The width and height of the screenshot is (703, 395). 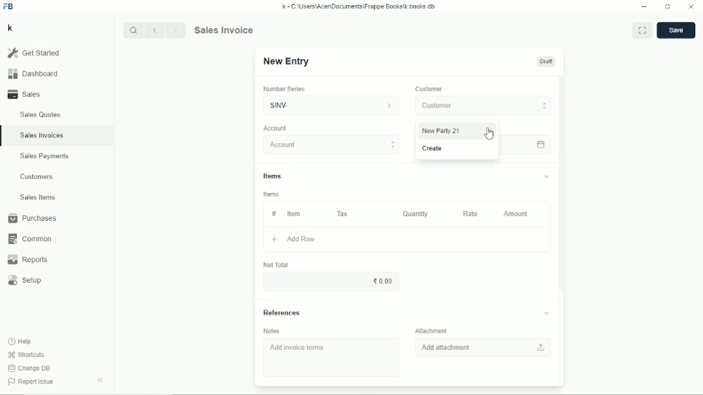 What do you see at coordinates (33, 73) in the screenshot?
I see `Dashboard` at bounding box center [33, 73].